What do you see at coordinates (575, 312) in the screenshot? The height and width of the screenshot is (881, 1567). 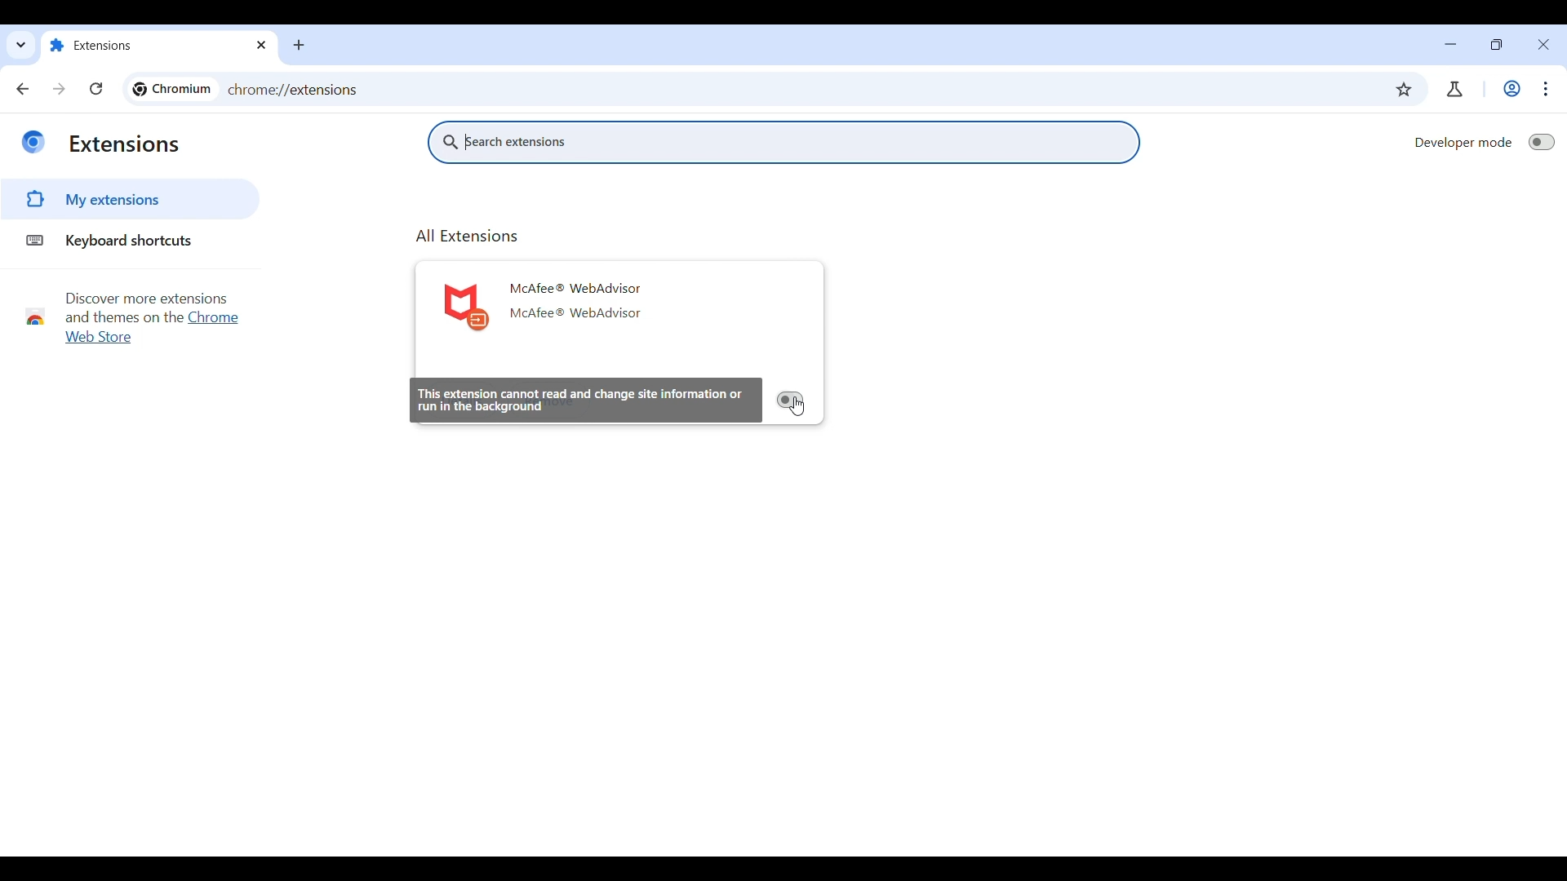 I see `McAfee ® WebAdvisor` at bounding box center [575, 312].